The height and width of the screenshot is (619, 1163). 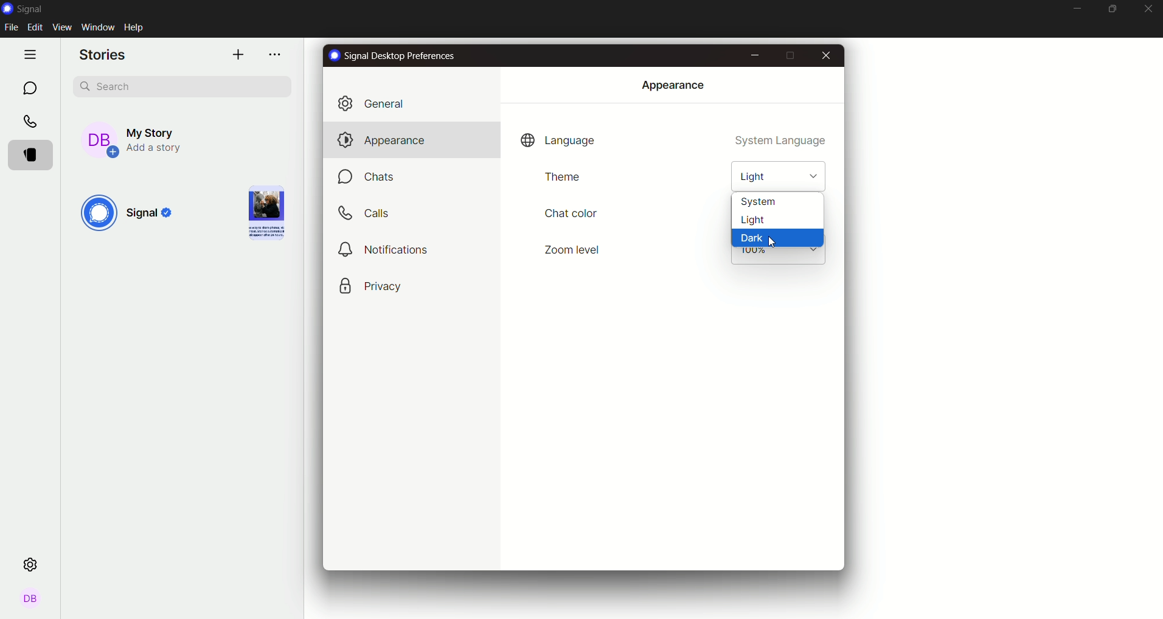 I want to click on file, so click(x=13, y=28).